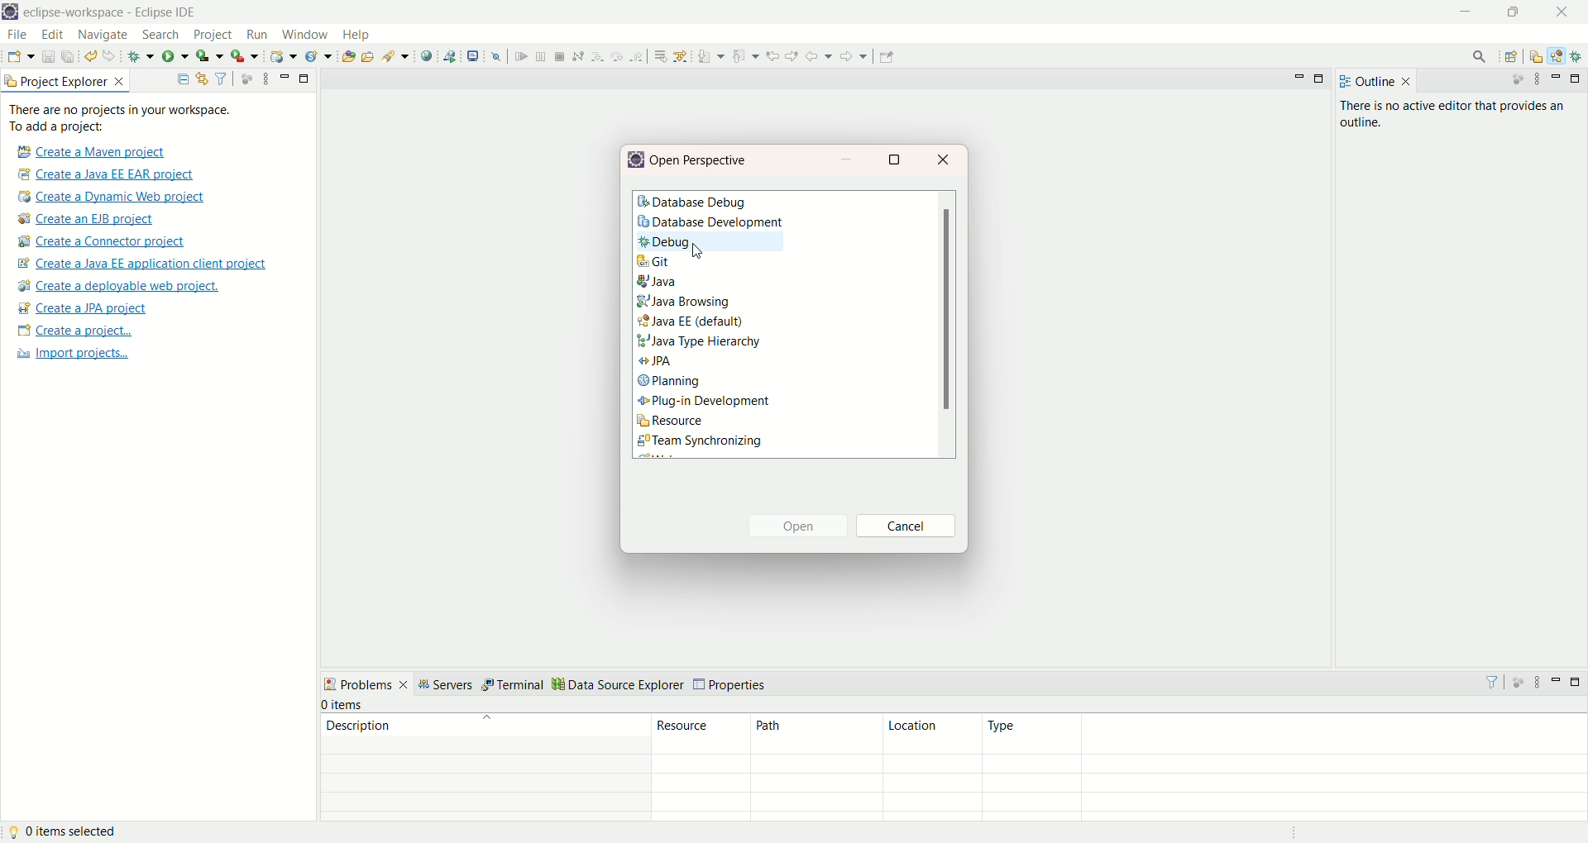 The width and height of the screenshot is (1588, 843). What do you see at coordinates (368, 687) in the screenshot?
I see `problems` at bounding box center [368, 687].